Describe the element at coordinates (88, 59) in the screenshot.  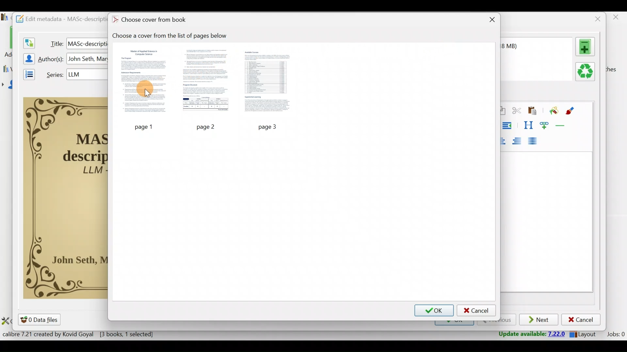
I see `` at that location.